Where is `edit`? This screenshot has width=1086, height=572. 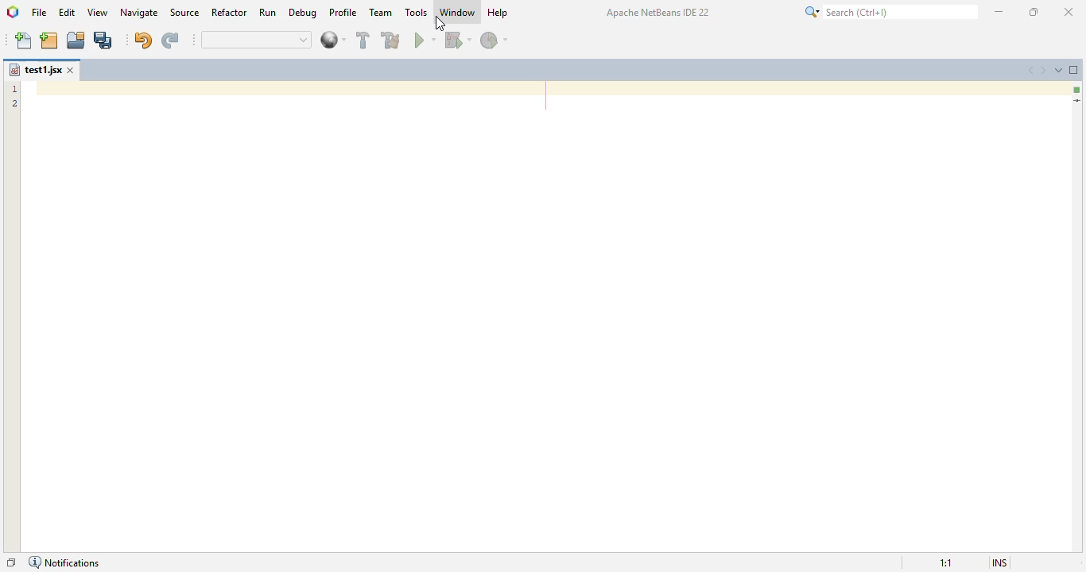
edit is located at coordinates (68, 12).